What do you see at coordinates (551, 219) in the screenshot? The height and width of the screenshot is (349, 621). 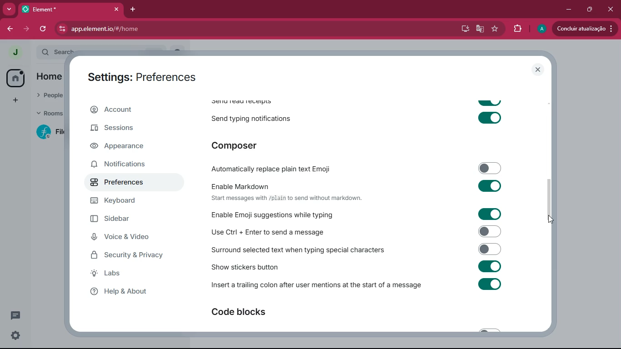 I see `cursor` at bounding box center [551, 219].